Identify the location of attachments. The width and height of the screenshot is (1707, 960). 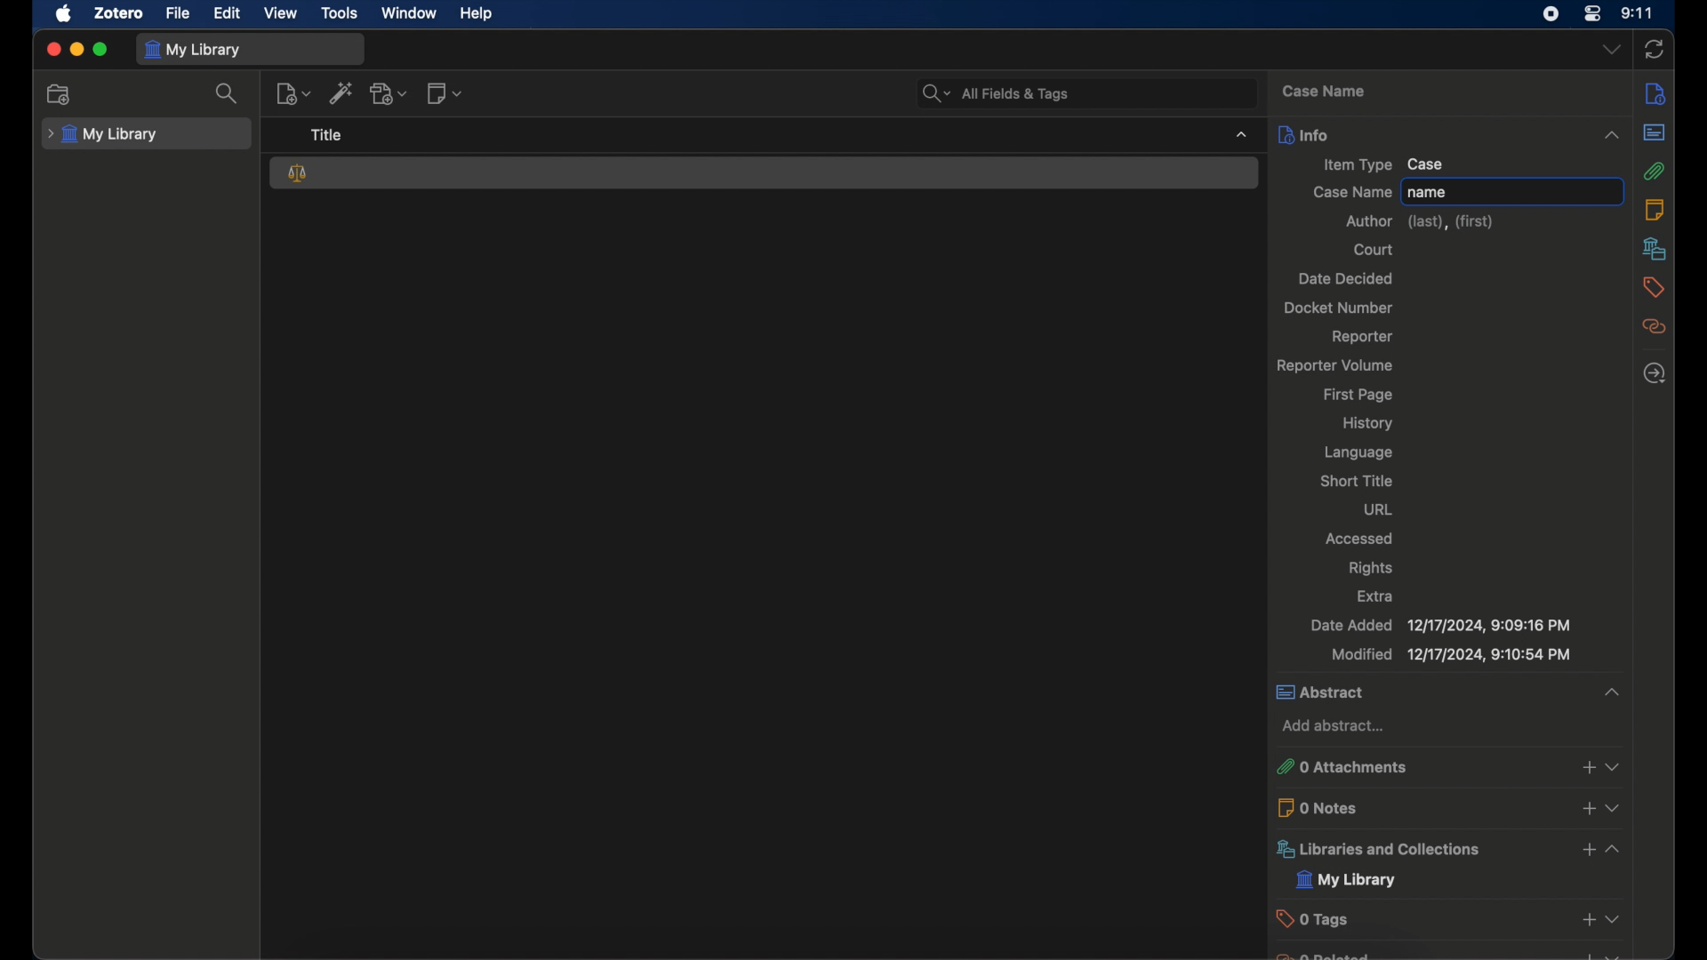
(1450, 766).